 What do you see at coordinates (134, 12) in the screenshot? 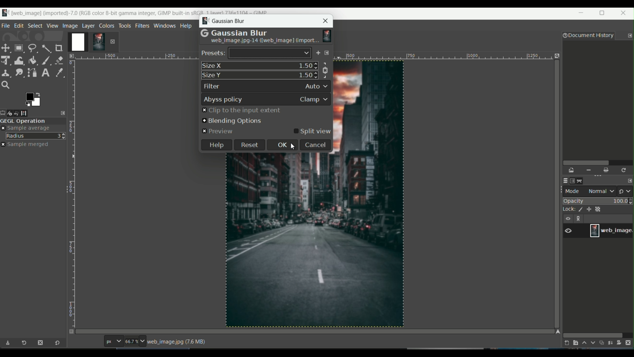
I see `app name` at bounding box center [134, 12].